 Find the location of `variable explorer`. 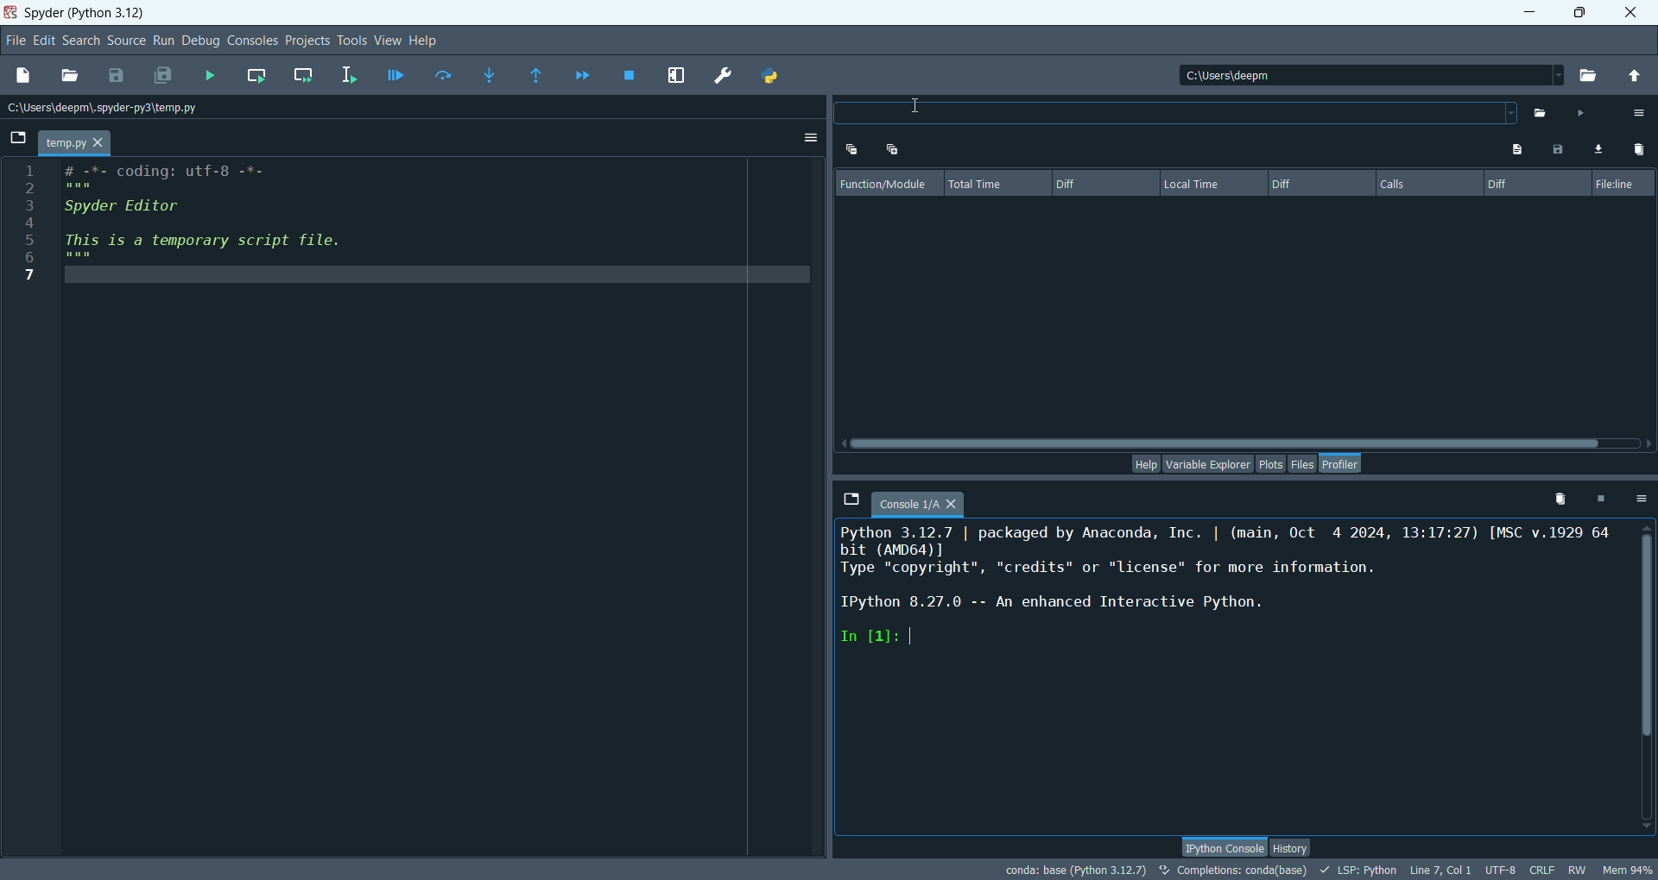

variable explorer is located at coordinates (1214, 464).